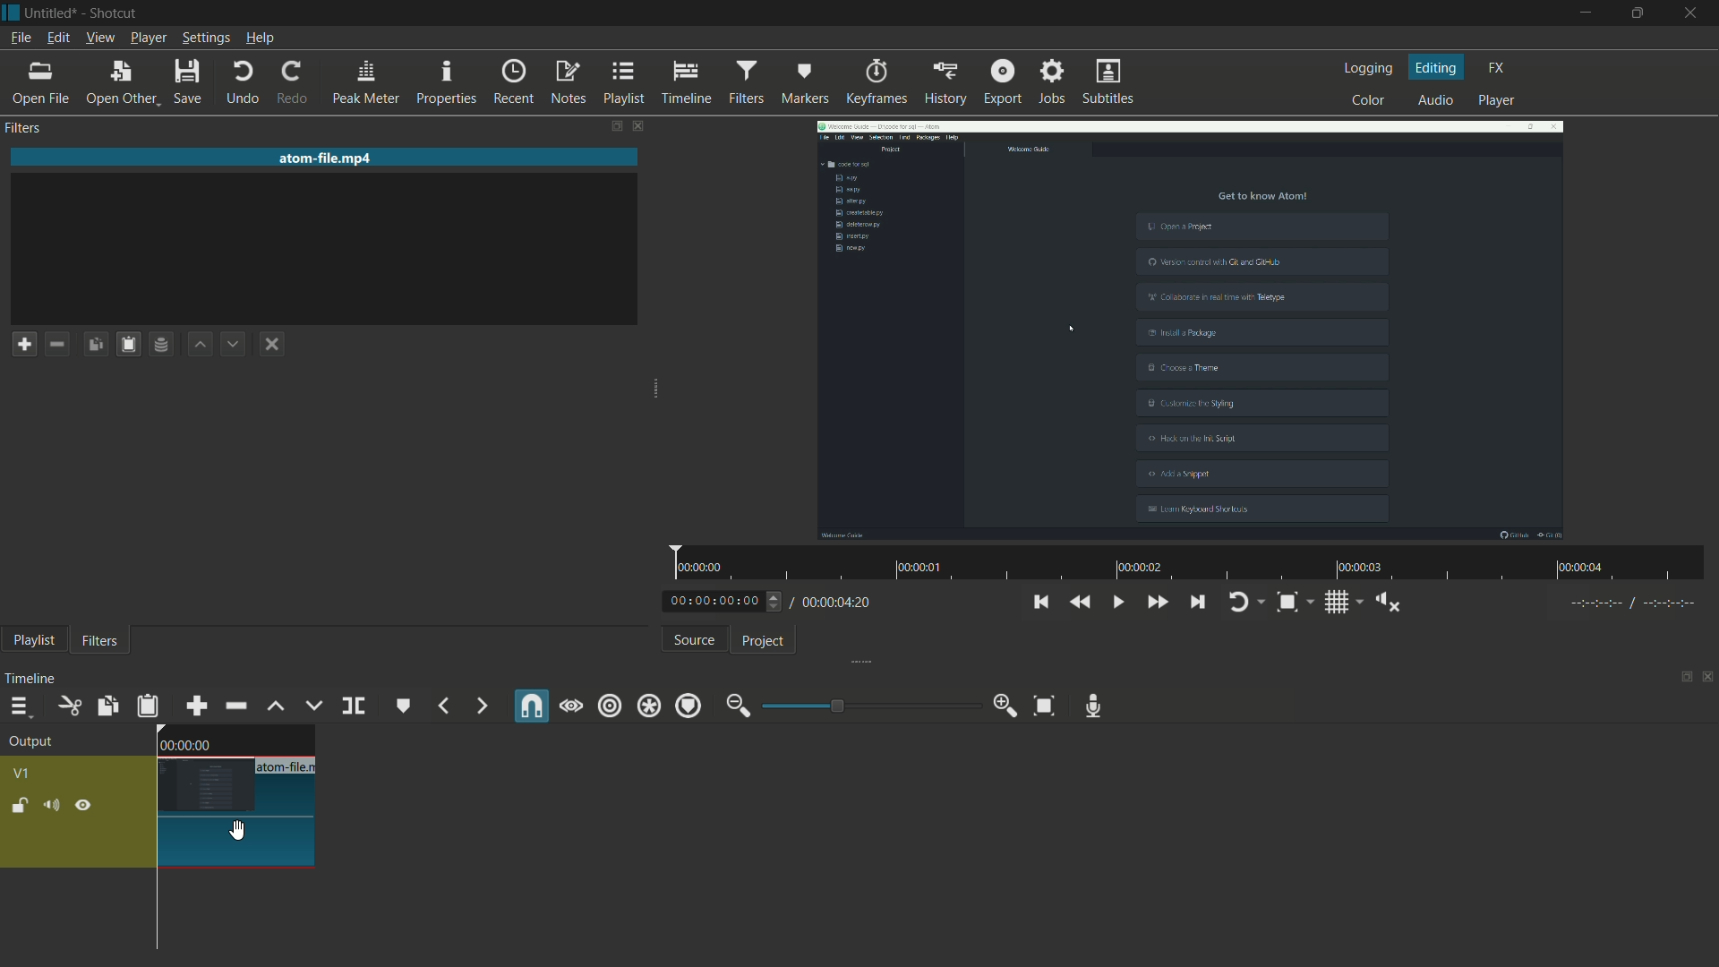 This screenshot has height=967, width=1719. I want to click on maximize, so click(1639, 13).